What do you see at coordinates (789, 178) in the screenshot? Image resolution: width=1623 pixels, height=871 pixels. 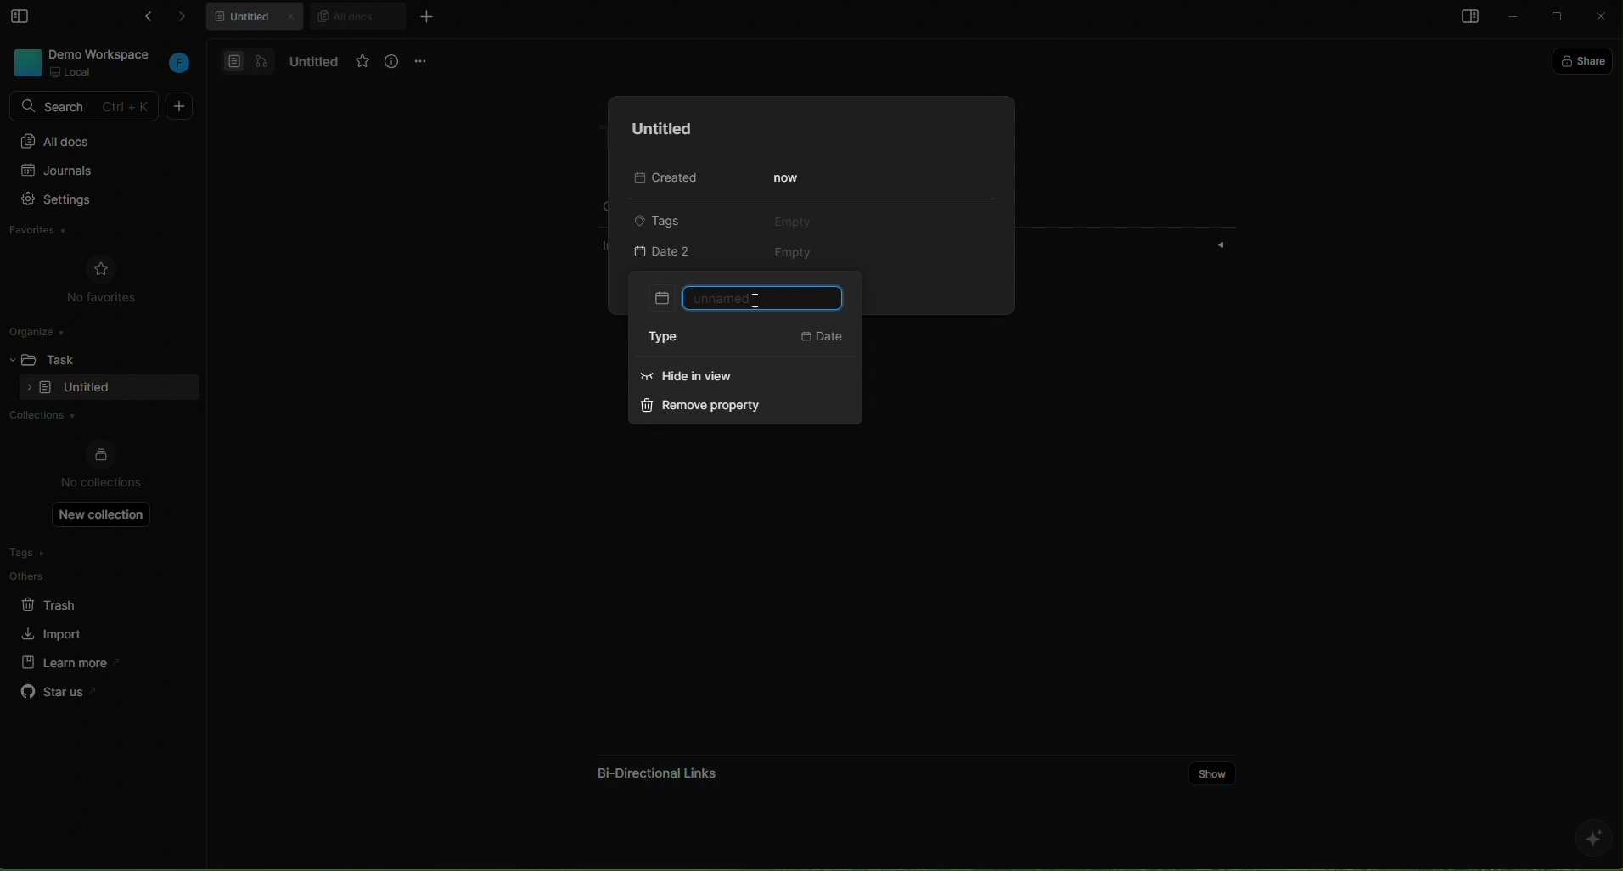 I see `now` at bounding box center [789, 178].